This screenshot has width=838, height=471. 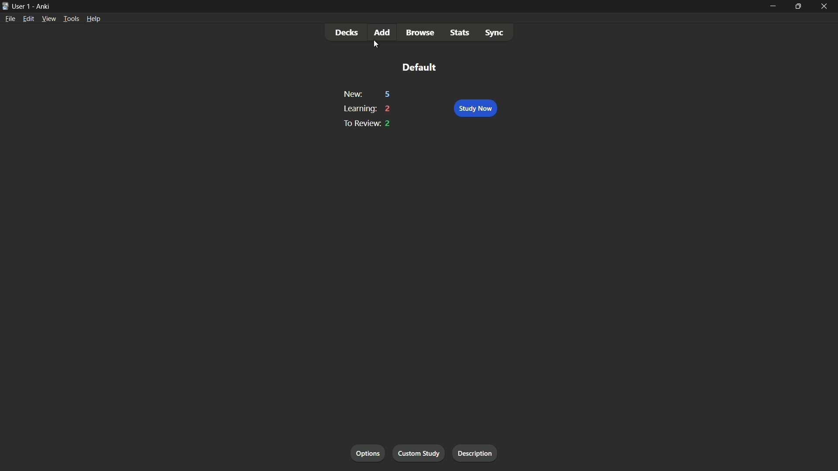 What do you see at coordinates (388, 109) in the screenshot?
I see `2` at bounding box center [388, 109].